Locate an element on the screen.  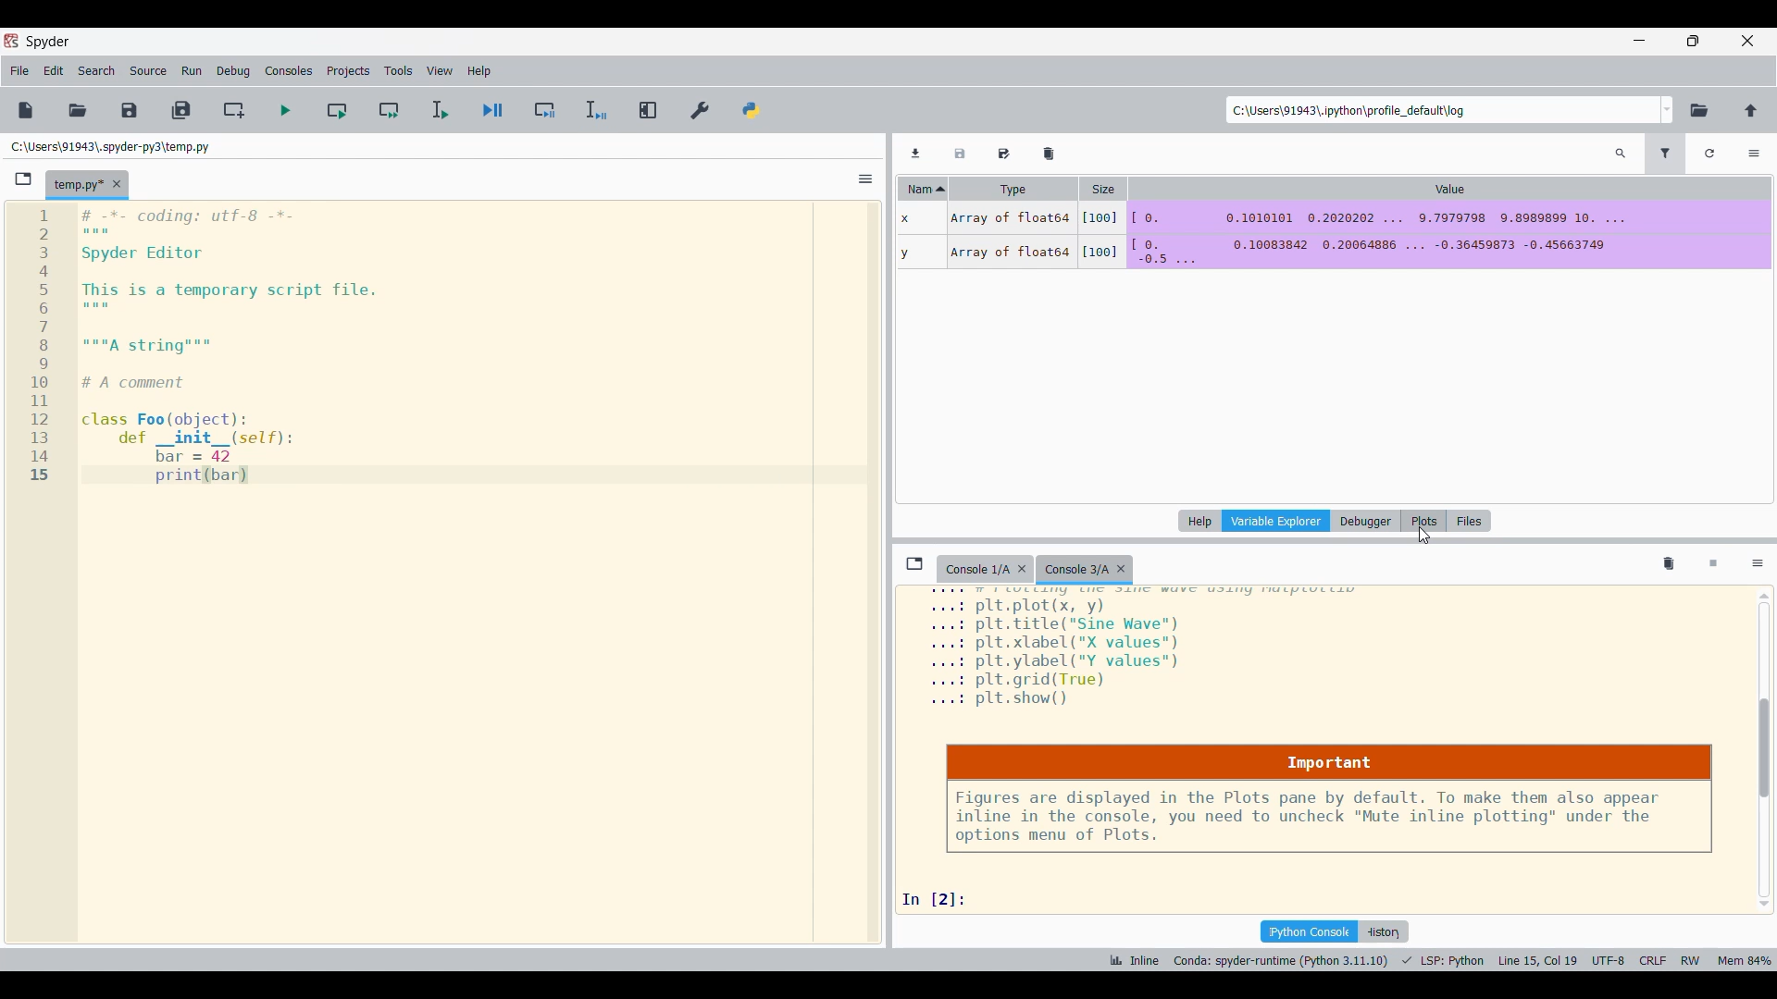
Save data is located at coordinates (961, 154).